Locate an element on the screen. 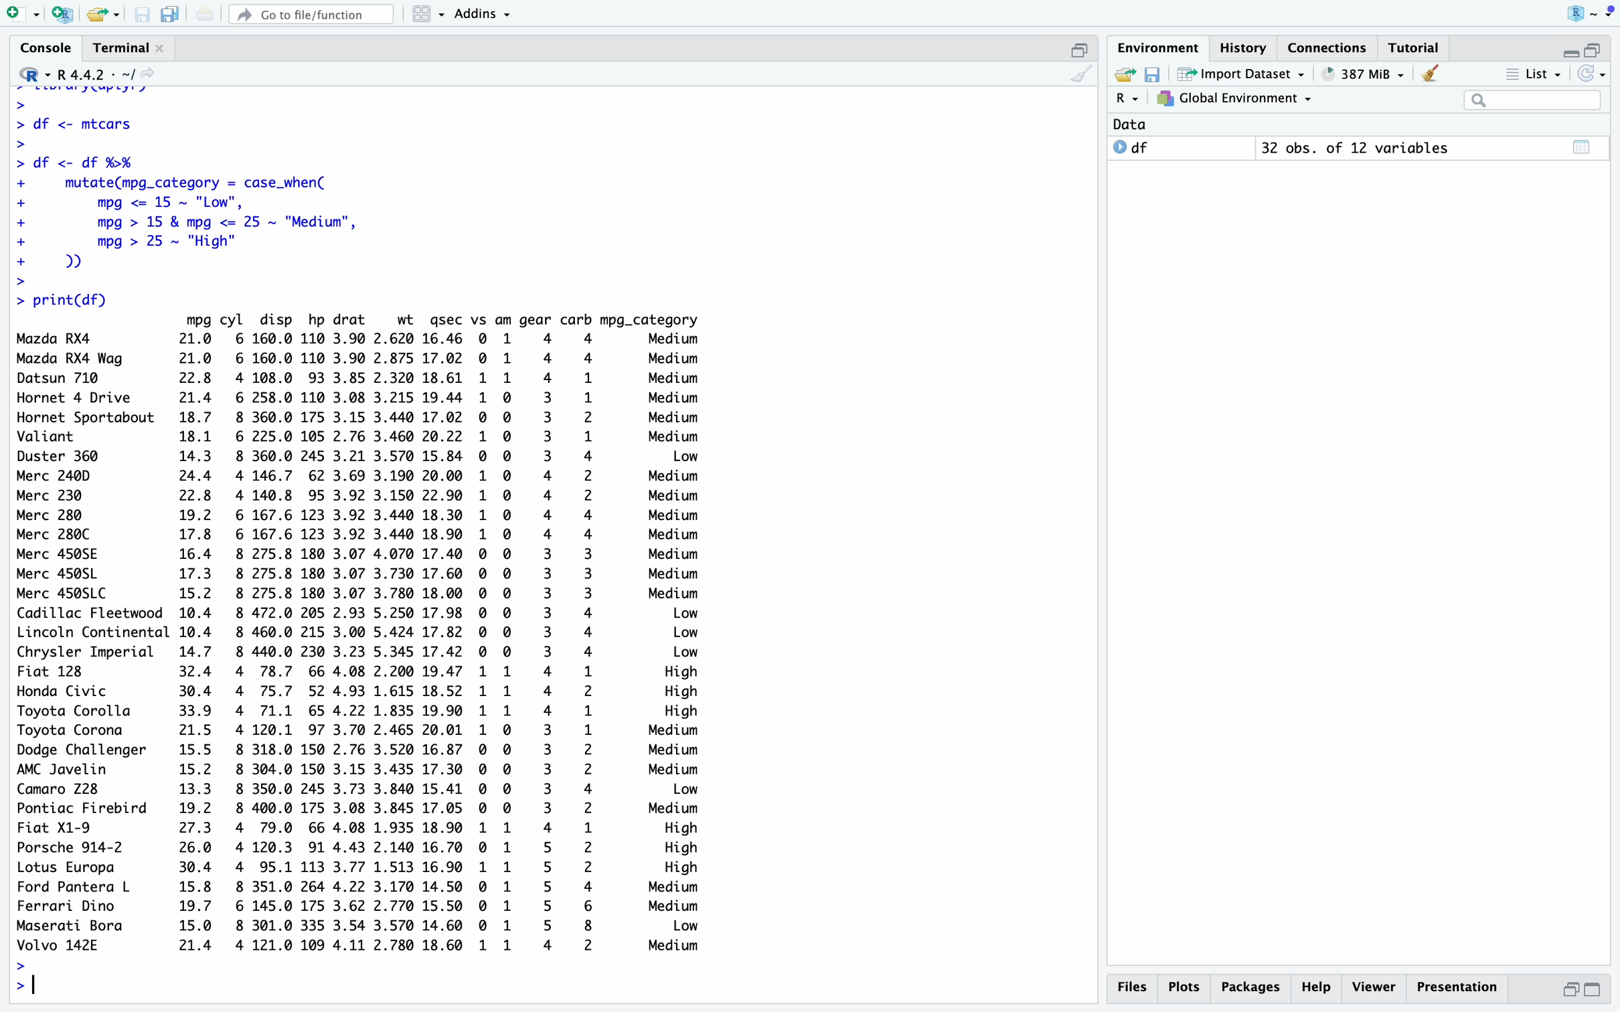 This screenshot has height=1012, width=1620. files is located at coordinates (1133, 989).